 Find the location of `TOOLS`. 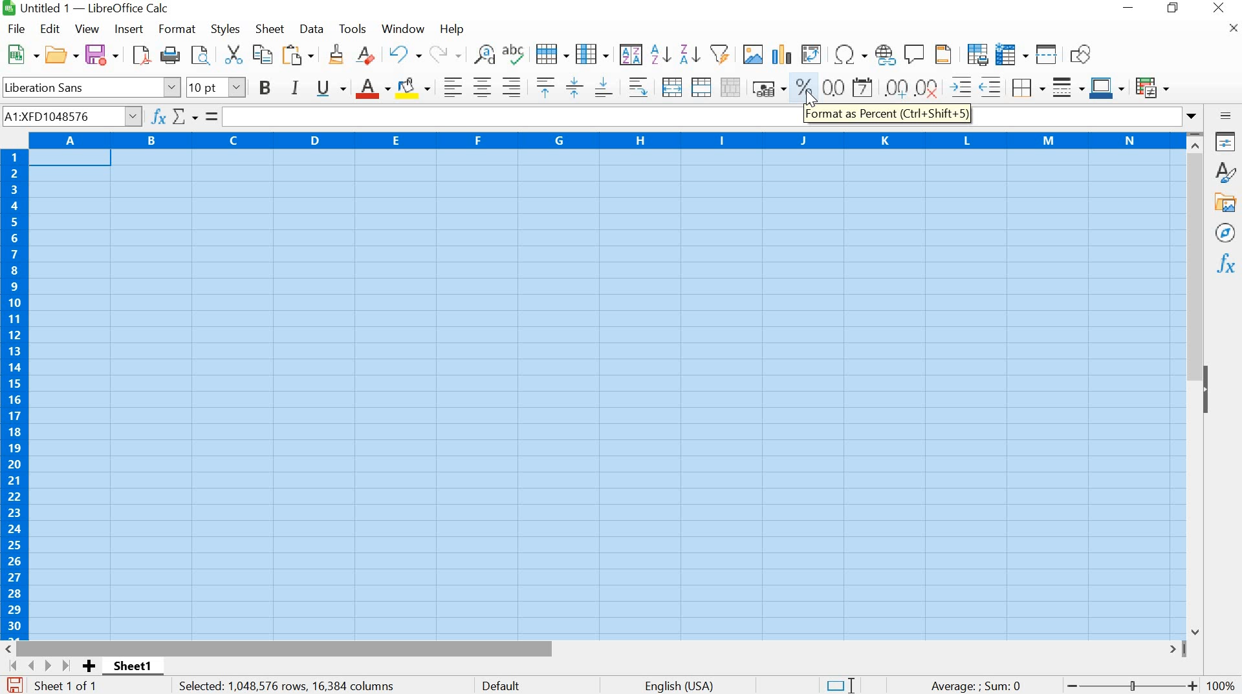

TOOLS is located at coordinates (356, 28).